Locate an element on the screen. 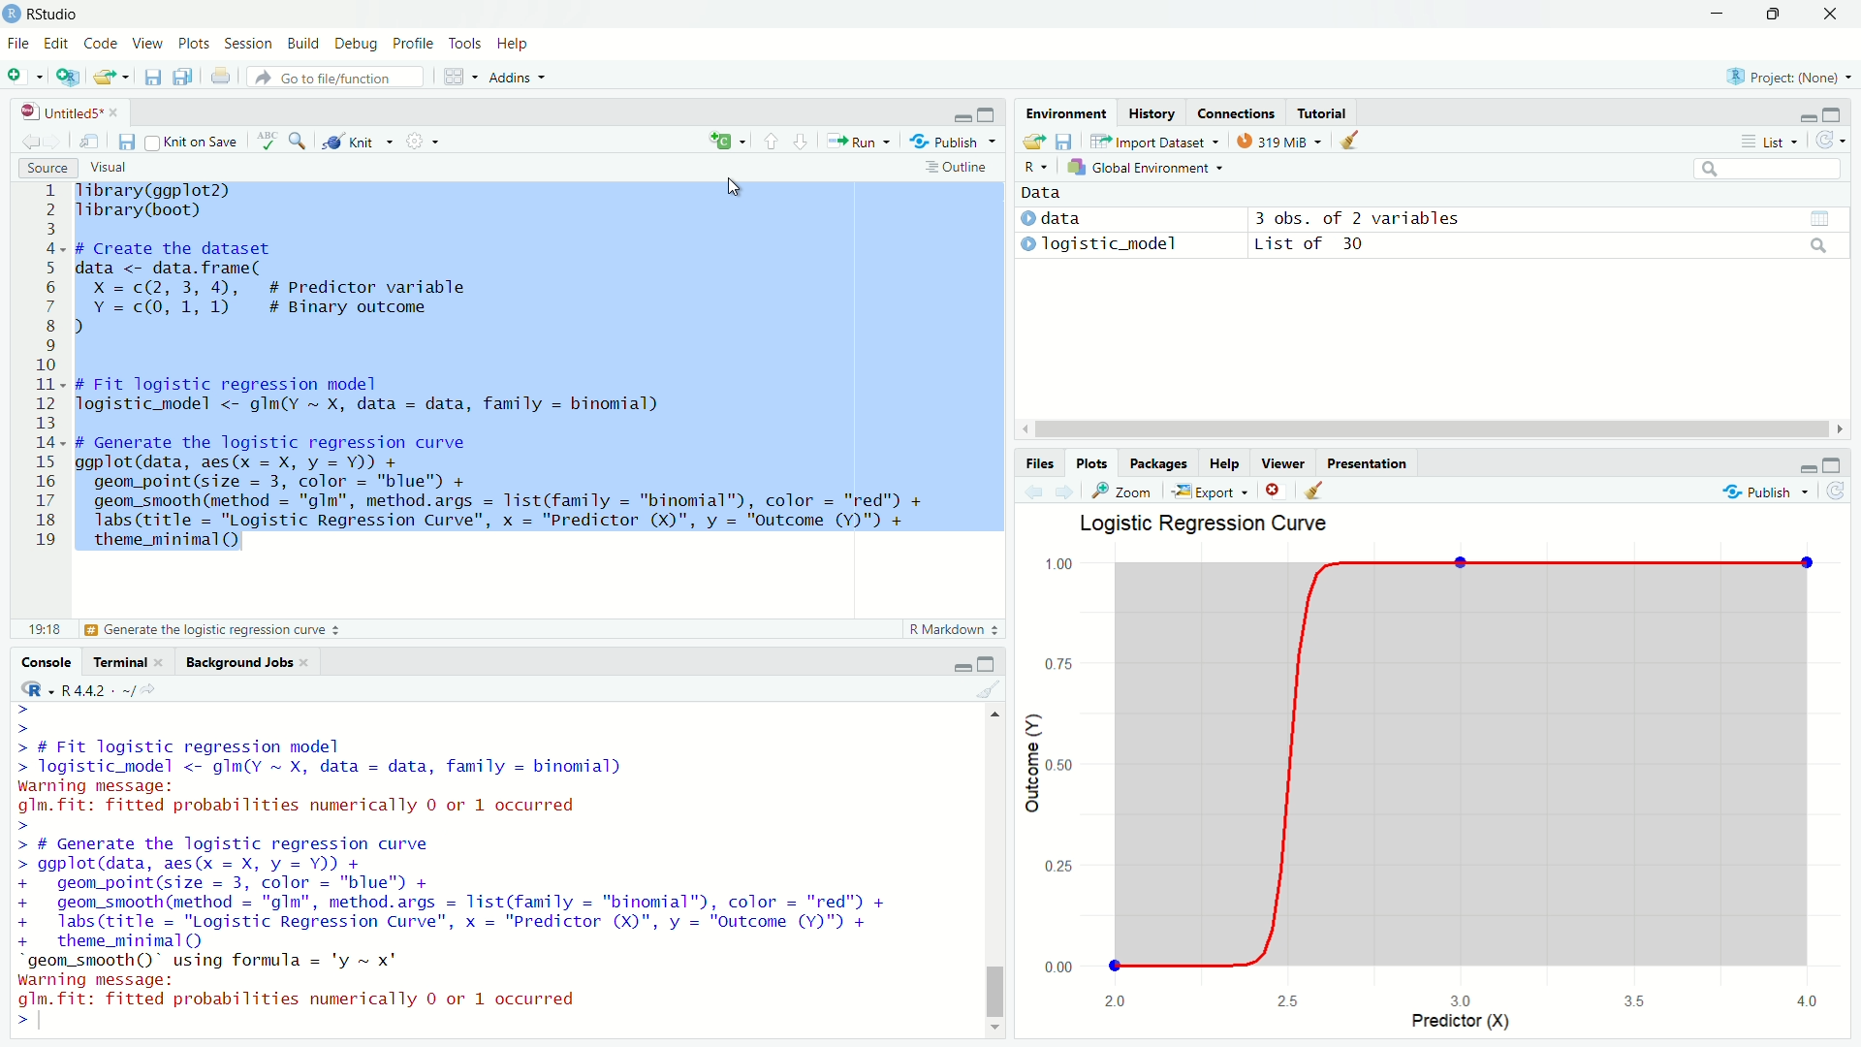 This screenshot has height=1047, width=1861. Create a project is located at coordinates (67, 77).